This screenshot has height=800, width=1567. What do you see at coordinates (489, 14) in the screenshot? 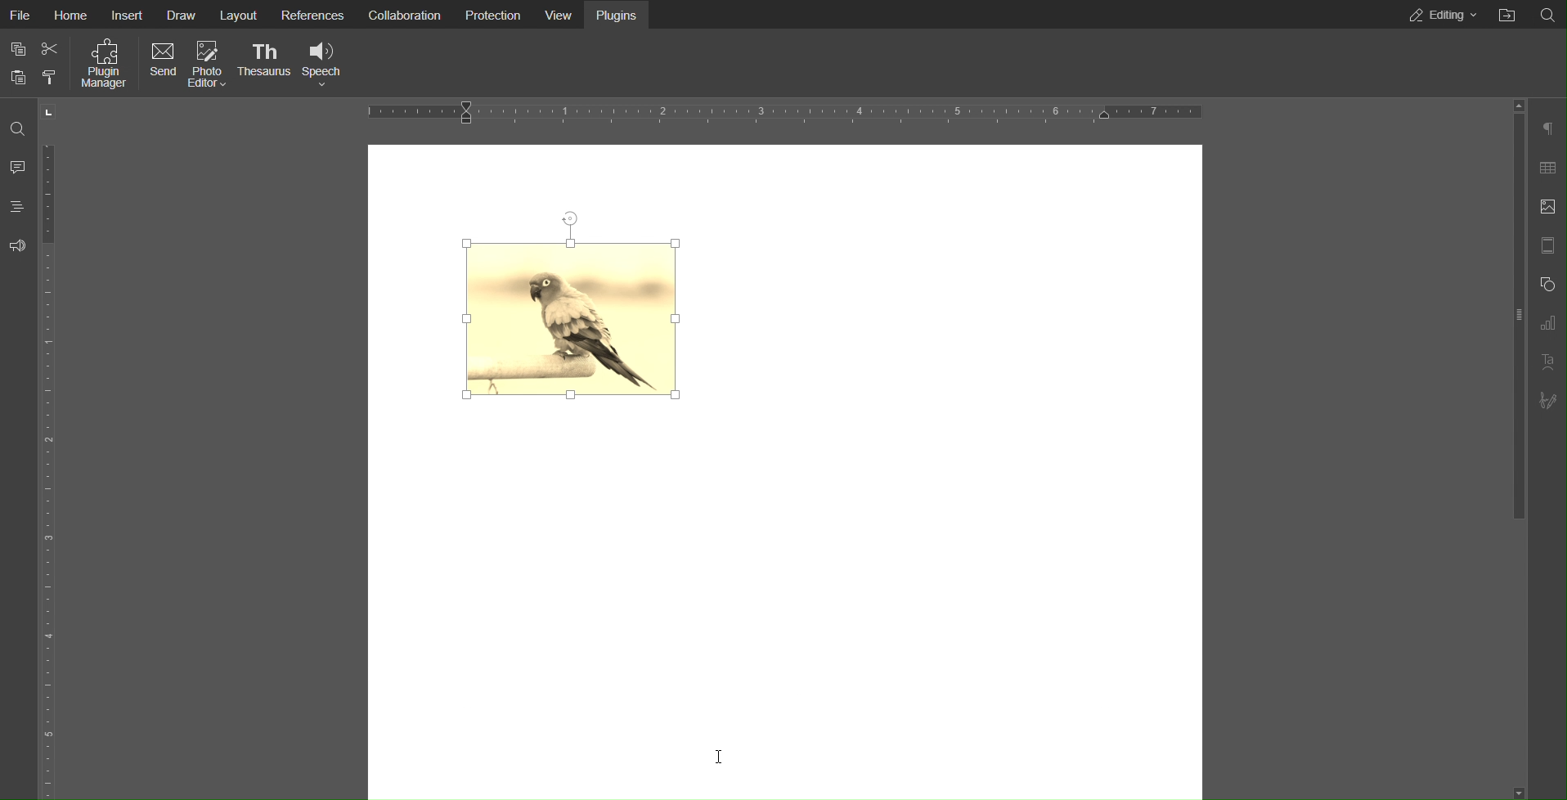
I see `Protection` at bounding box center [489, 14].